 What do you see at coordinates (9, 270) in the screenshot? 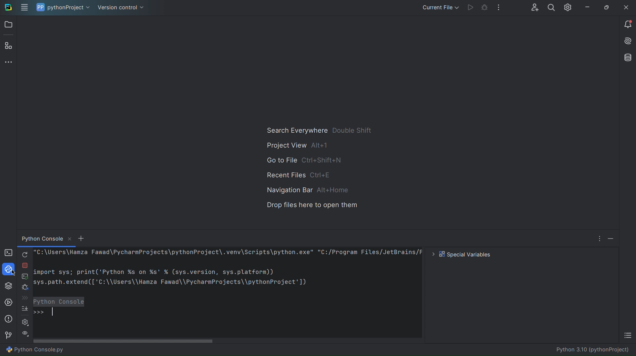
I see `Cursor on Python Consoles` at bounding box center [9, 270].